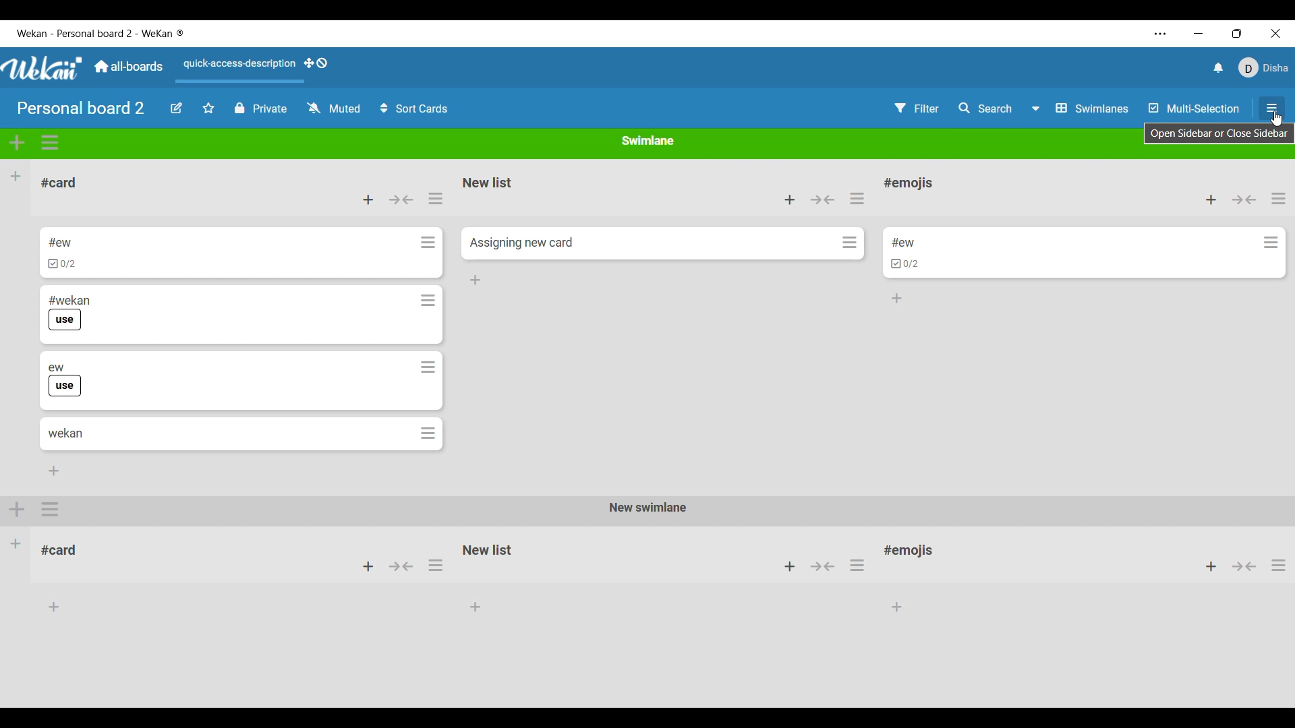 Image resolution: width=1295 pixels, height=728 pixels. What do you see at coordinates (476, 280) in the screenshot?
I see `Add card to bottom of list` at bounding box center [476, 280].